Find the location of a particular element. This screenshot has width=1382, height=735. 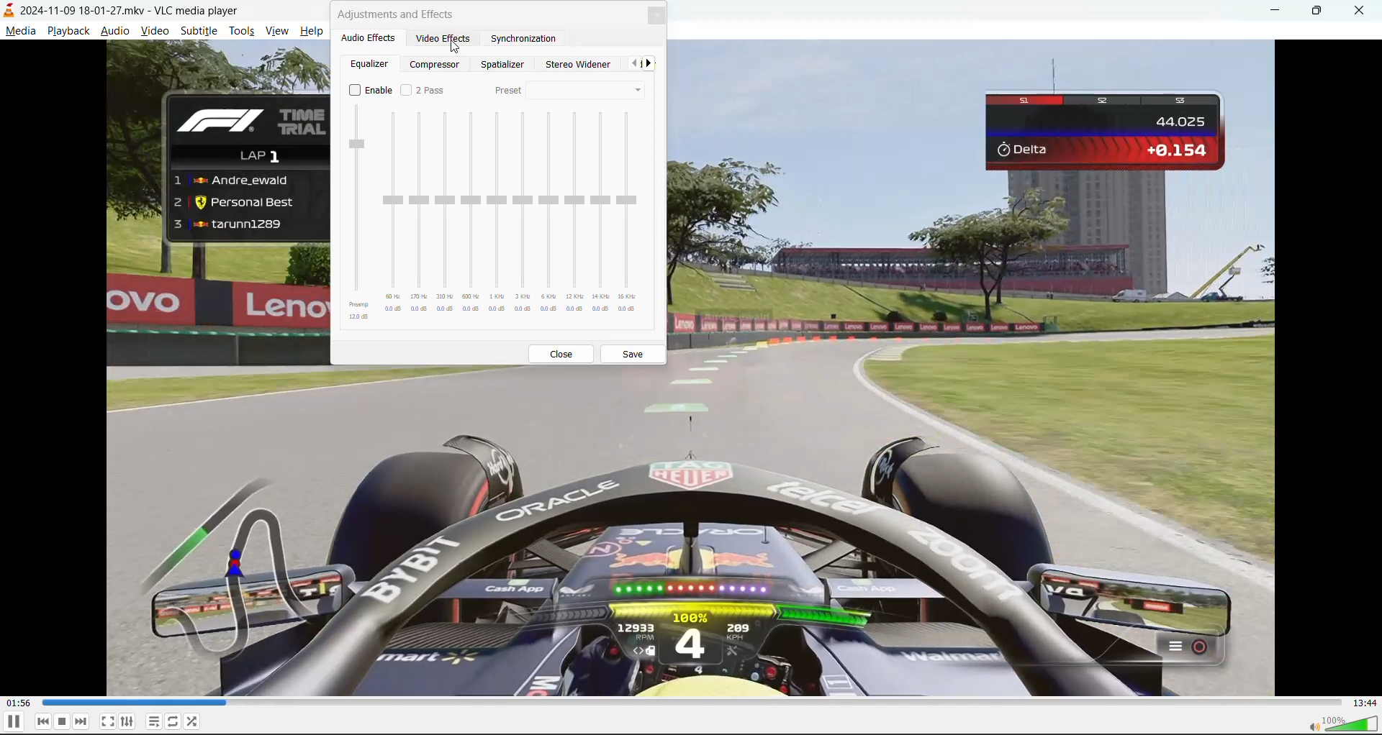

previous is located at coordinates (44, 721).